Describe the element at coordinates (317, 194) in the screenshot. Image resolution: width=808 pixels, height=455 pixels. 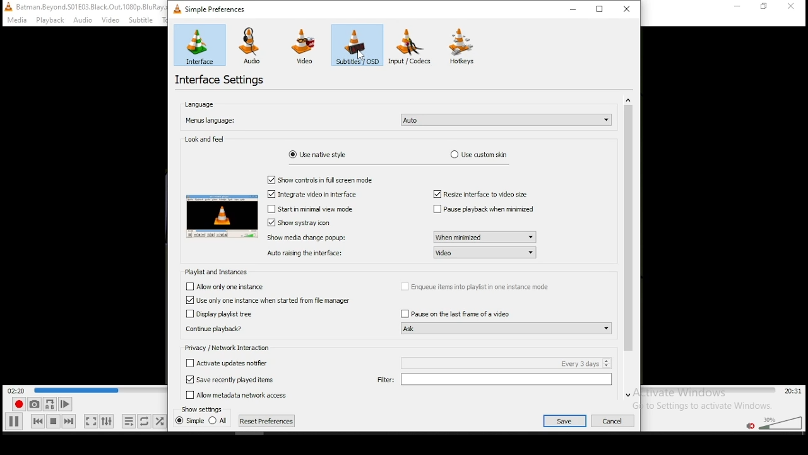
I see `checkbox: integrate video in interface` at that location.